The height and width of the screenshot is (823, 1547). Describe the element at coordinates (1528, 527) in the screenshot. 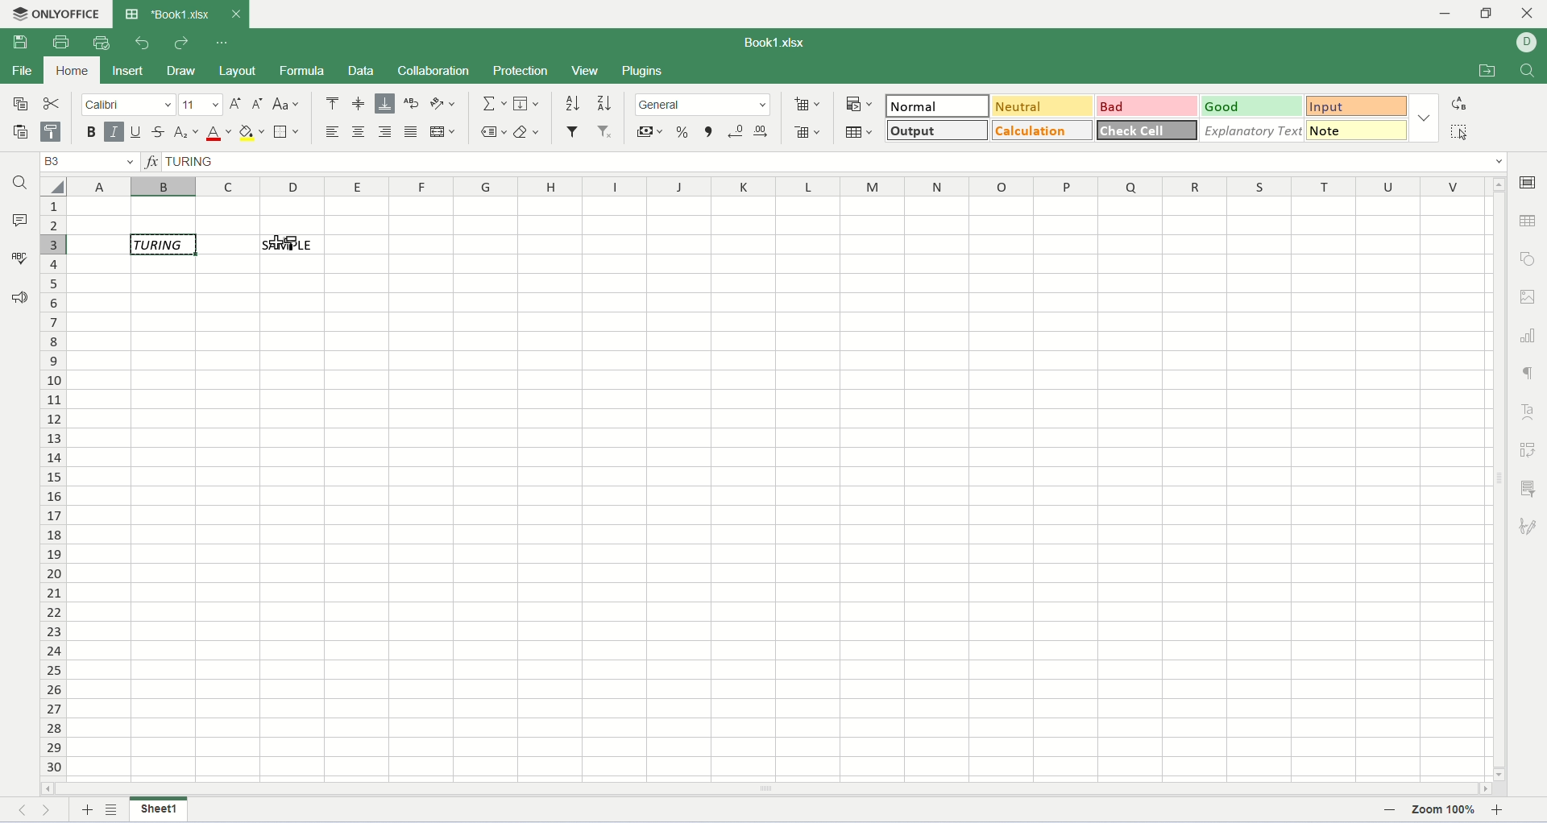

I see `signature settings` at that location.